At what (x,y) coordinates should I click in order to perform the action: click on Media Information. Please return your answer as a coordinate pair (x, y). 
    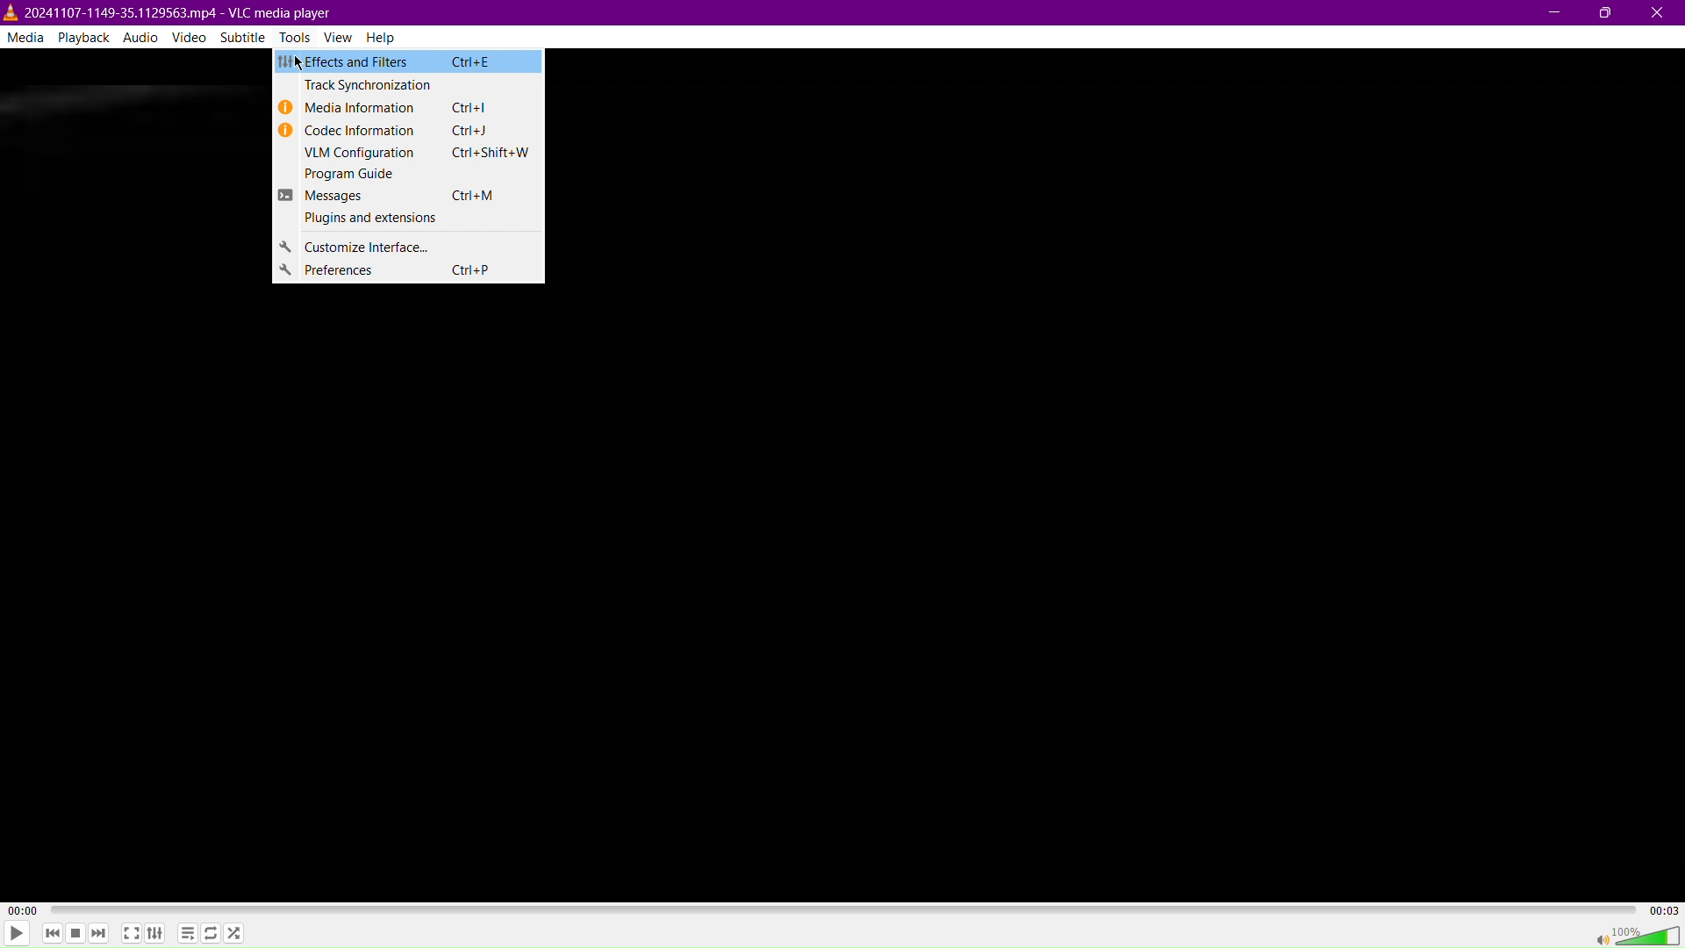
    Looking at the image, I should click on (412, 107).